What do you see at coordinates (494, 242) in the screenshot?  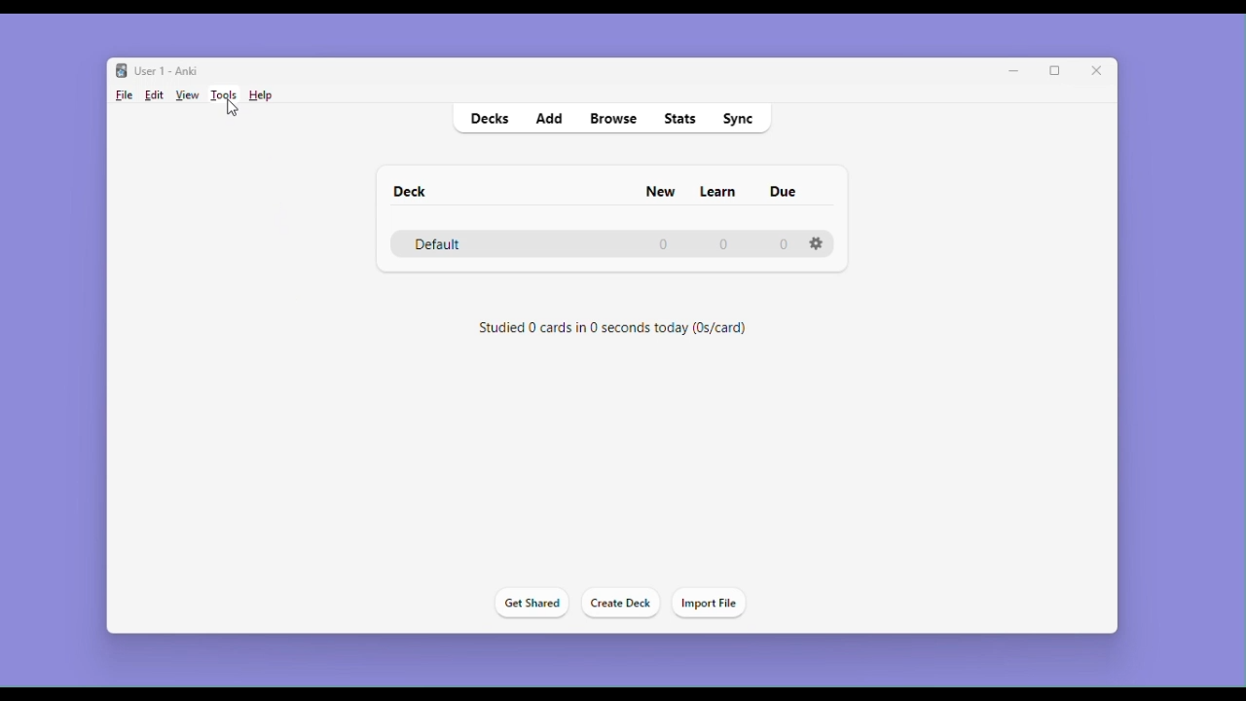 I see `Default` at bounding box center [494, 242].